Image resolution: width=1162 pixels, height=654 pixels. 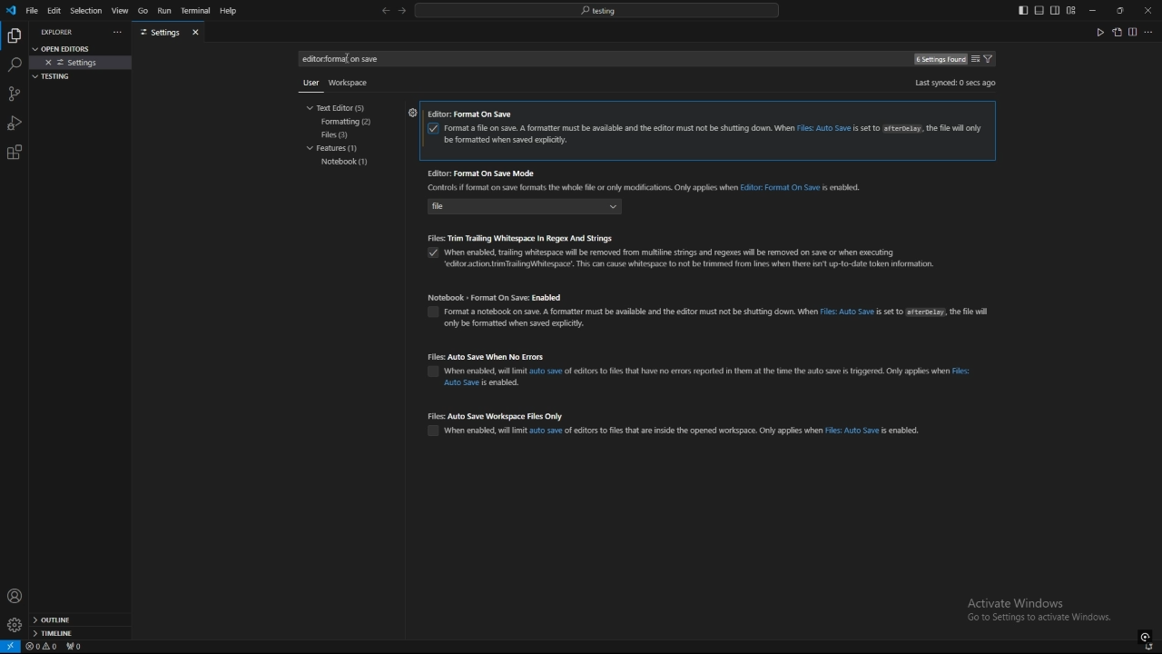 What do you see at coordinates (1047, 10) in the screenshot?
I see `editor layout` at bounding box center [1047, 10].